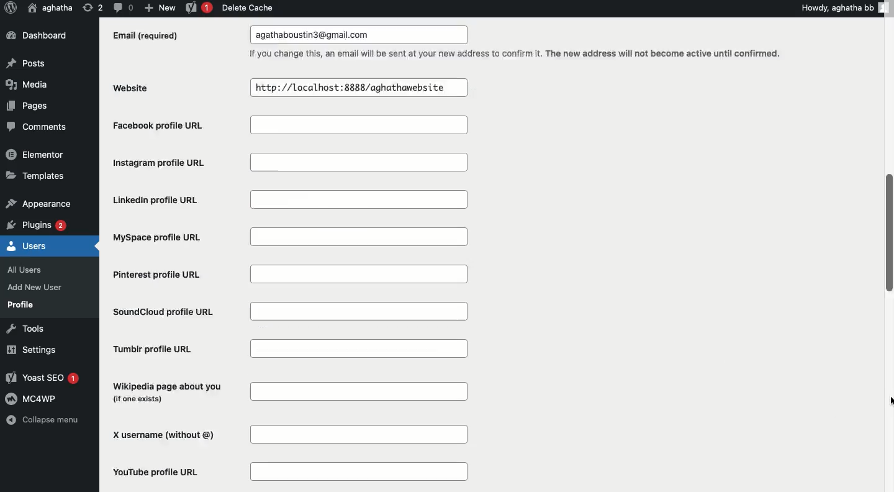 This screenshot has height=492, width=894. Describe the element at coordinates (29, 350) in the screenshot. I see `Settings` at that location.